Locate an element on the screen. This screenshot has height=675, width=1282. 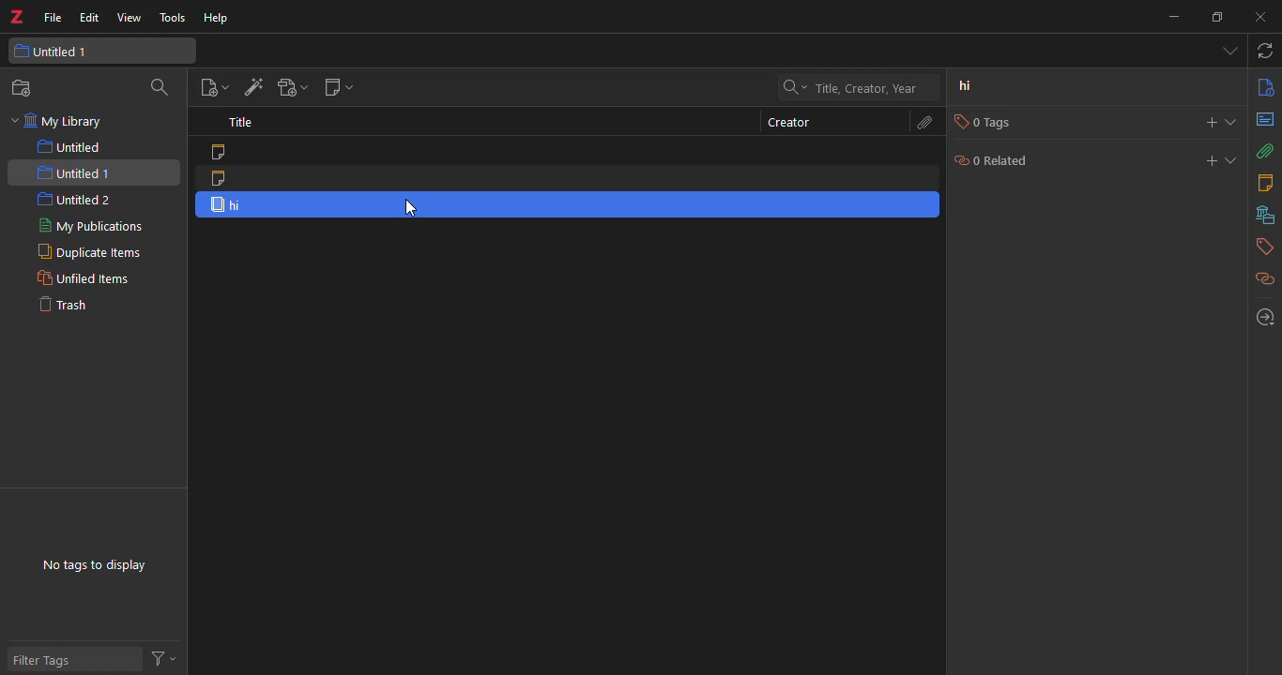
duplicate items is located at coordinates (87, 252).